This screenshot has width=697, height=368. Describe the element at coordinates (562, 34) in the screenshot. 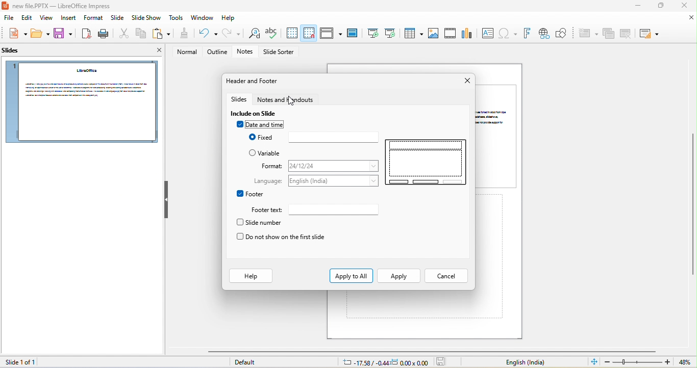

I see `how draw function` at that location.